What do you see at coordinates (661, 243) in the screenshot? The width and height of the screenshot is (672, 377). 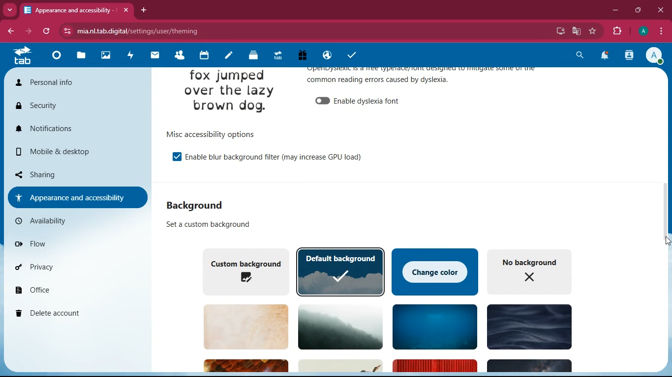 I see `Cursor` at bounding box center [661, 243].